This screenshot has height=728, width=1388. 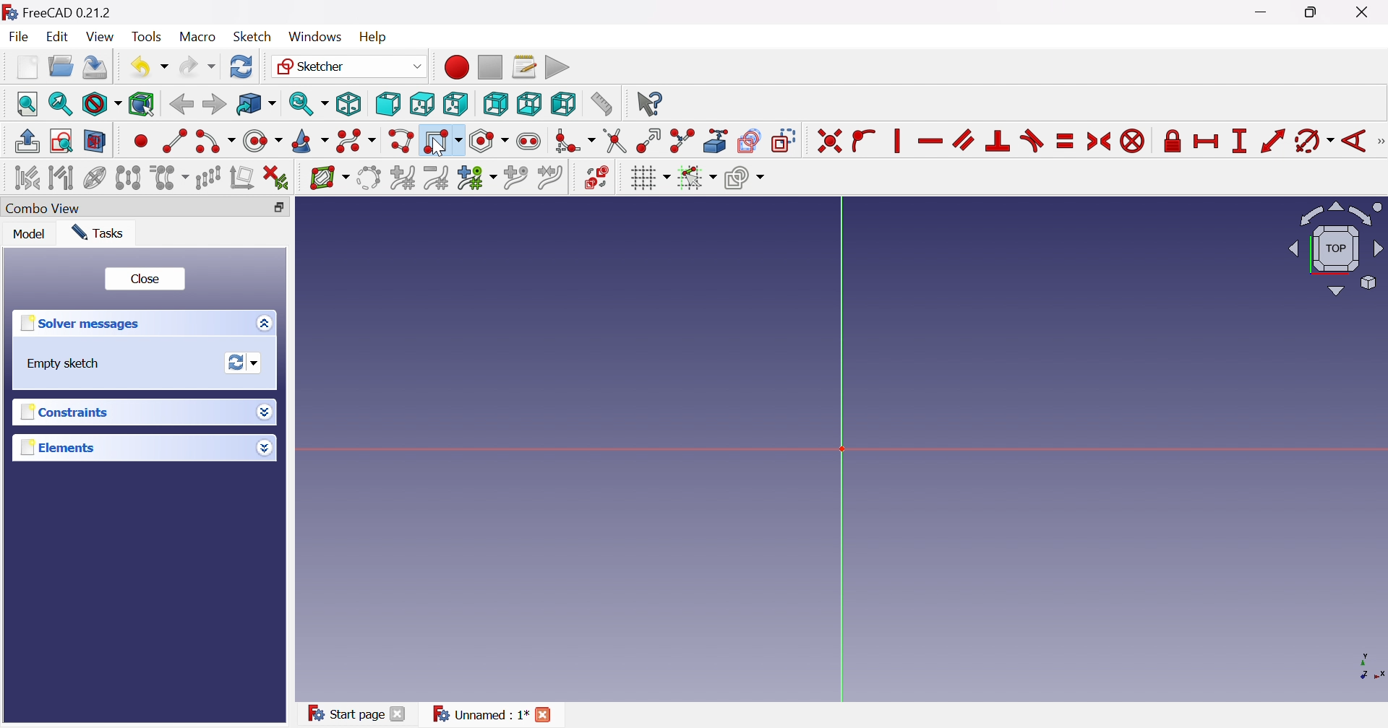 I want to click on Fit selection..., so click(x=61, y=104).